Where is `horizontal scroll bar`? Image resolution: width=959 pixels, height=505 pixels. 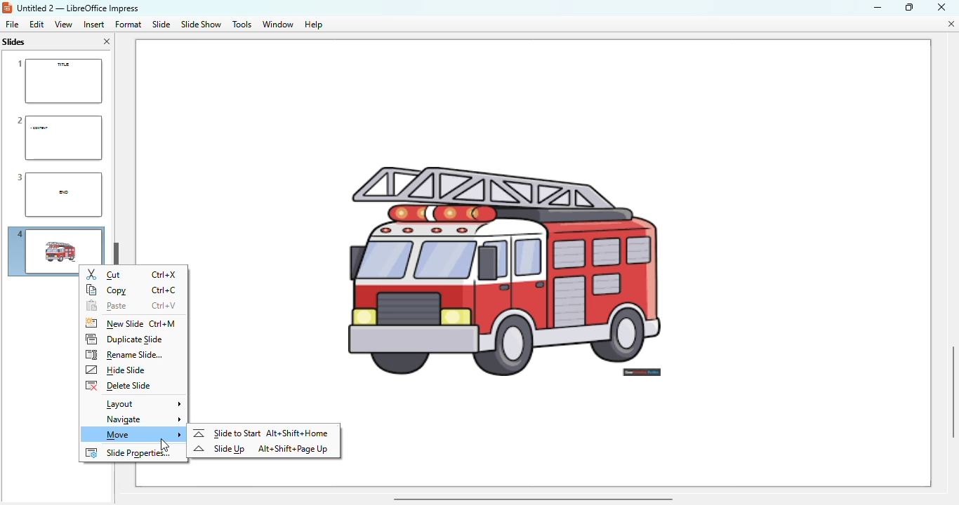
horizontal scroll bar is located at coordinates (532, 498).